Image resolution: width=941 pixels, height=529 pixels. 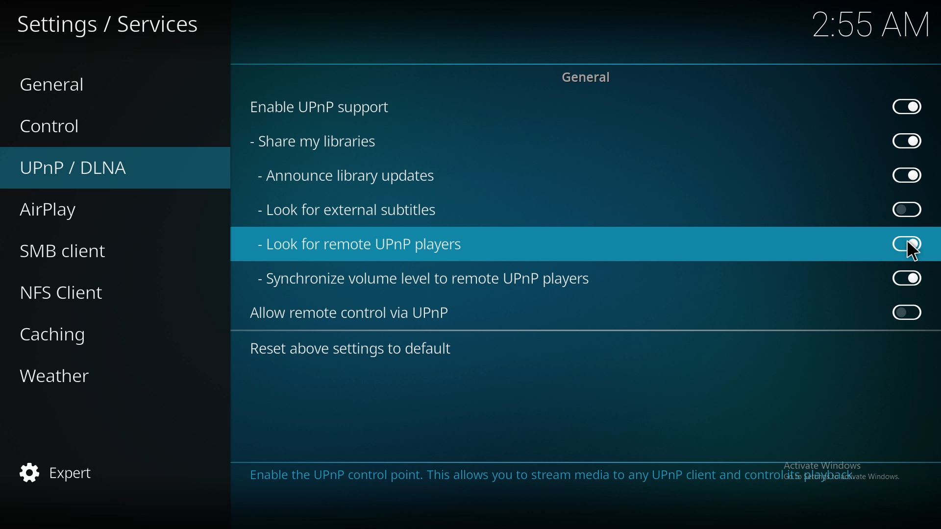 I want to click on expert, so click(x=63, y=475).